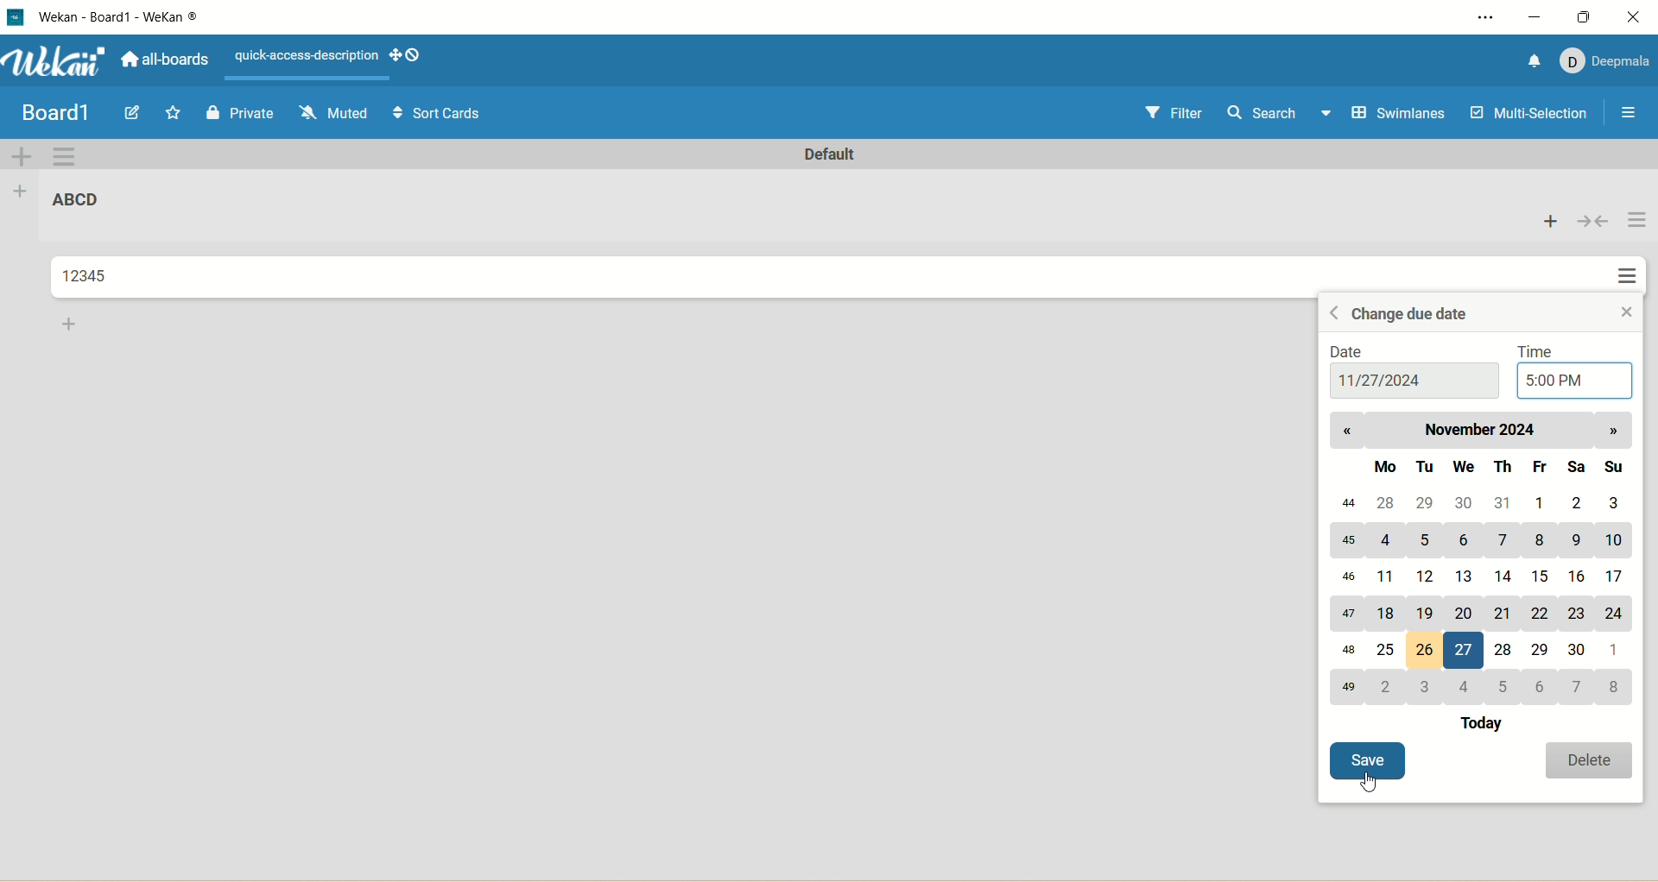 Image resolution: width=1658 pixels, height=882 pixels. What do you see at coordinates (77, 198) in the screenshot?
I see `list title` at bounding box center [77, 198].